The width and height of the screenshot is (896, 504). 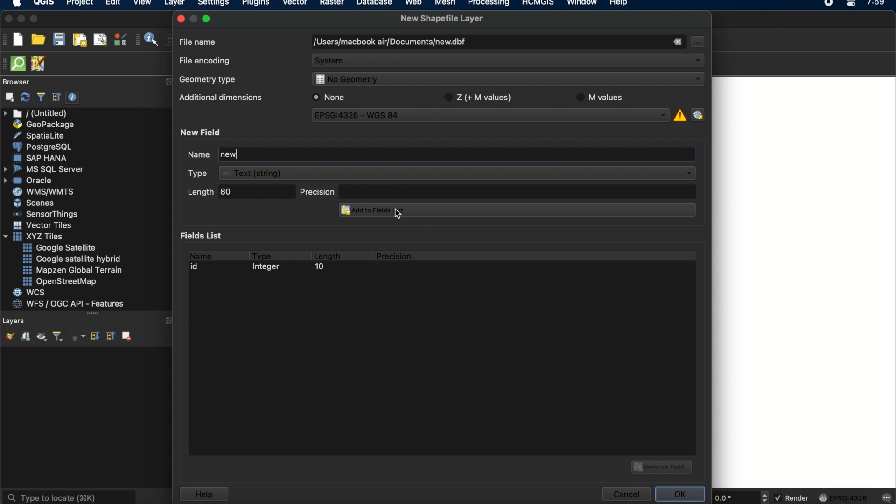 I want to click on text dropdown menu, so click(x=443, y=173).